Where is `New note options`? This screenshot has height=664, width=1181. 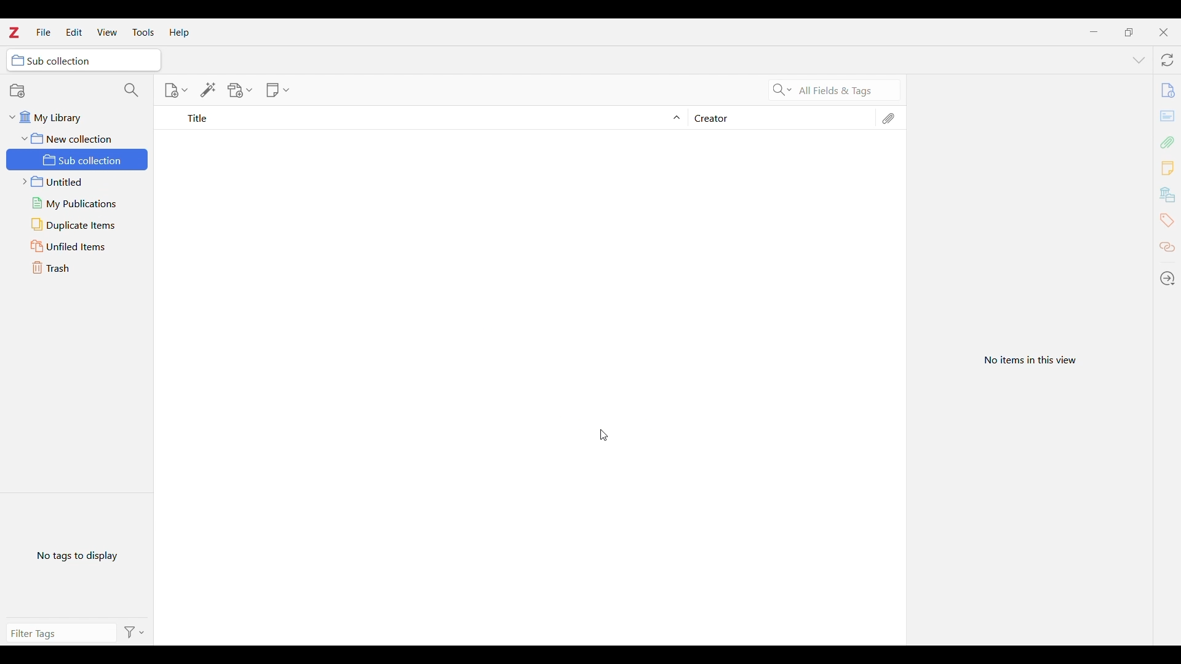
New note options is located at coordinates (277, 90).